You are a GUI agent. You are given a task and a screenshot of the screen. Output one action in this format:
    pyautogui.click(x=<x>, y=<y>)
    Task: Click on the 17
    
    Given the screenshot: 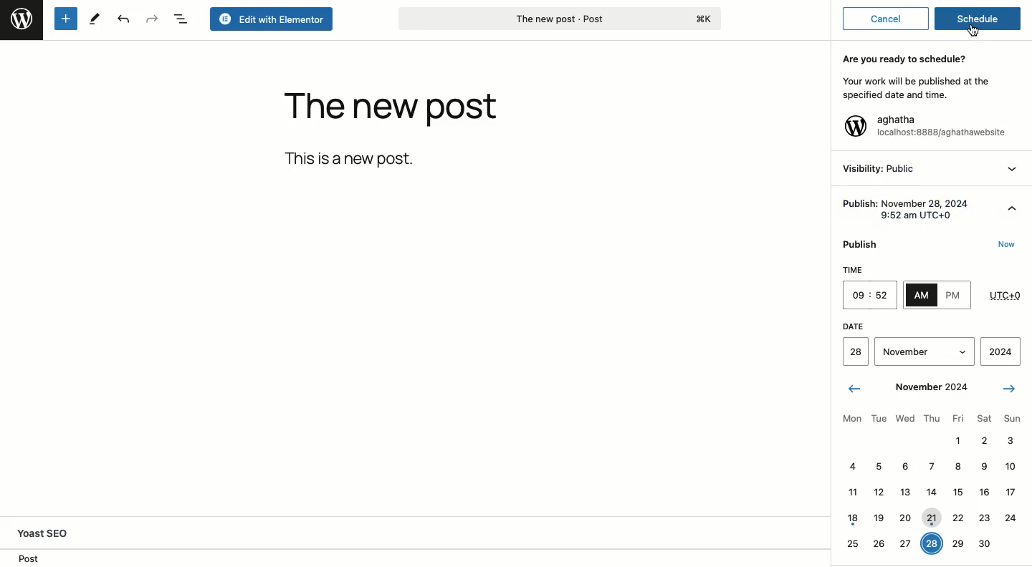 What is the action you would take?
    pyautogui.click(x=1010, y=491)
    